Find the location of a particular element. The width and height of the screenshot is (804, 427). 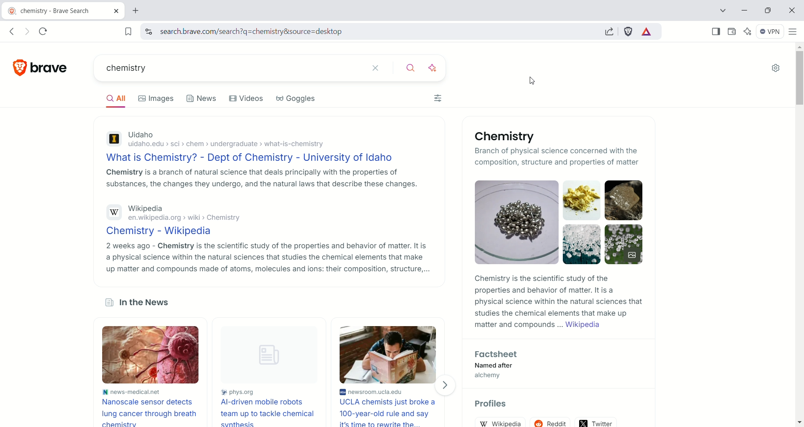

What is chemistry? - Dept of Chemistry - University of Idaho is located at coordinates (259, 158).